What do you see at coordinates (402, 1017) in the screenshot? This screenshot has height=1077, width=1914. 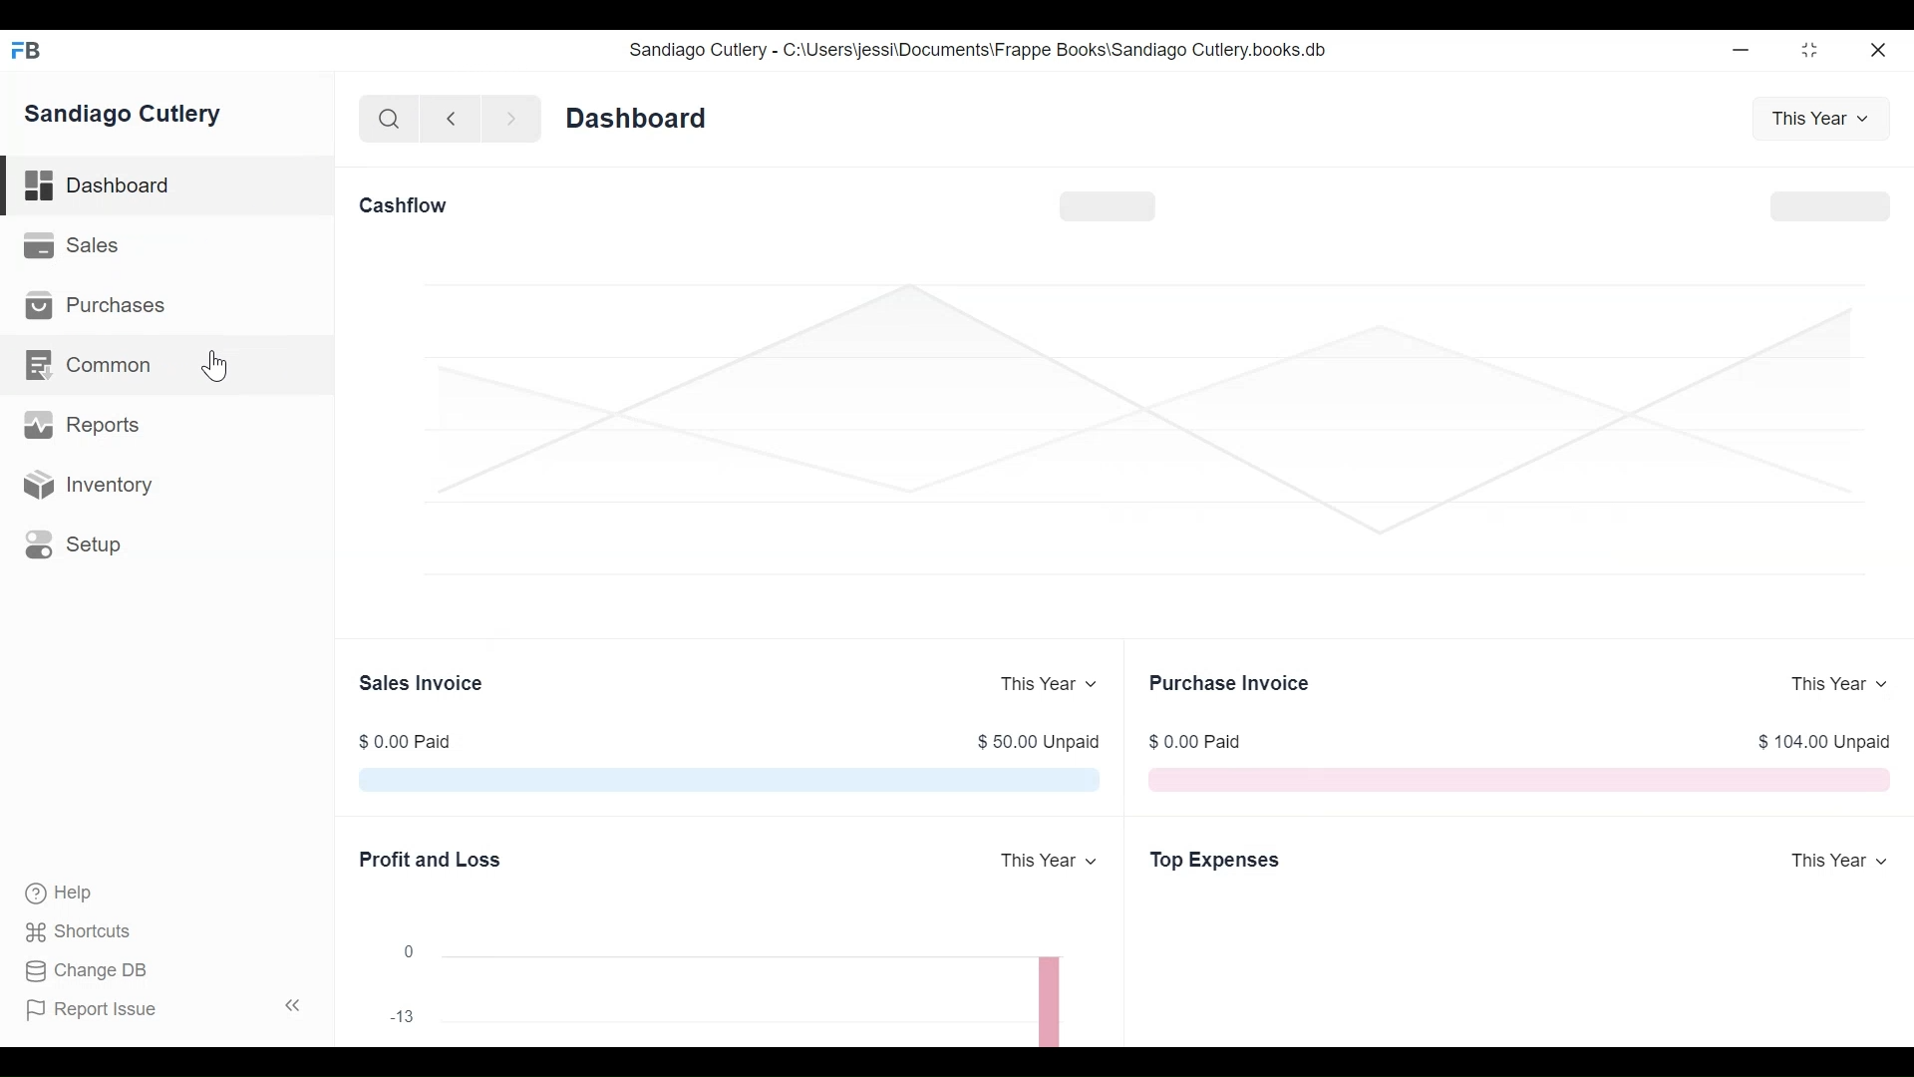 I see `-13` at bounding box center [402, 1017].